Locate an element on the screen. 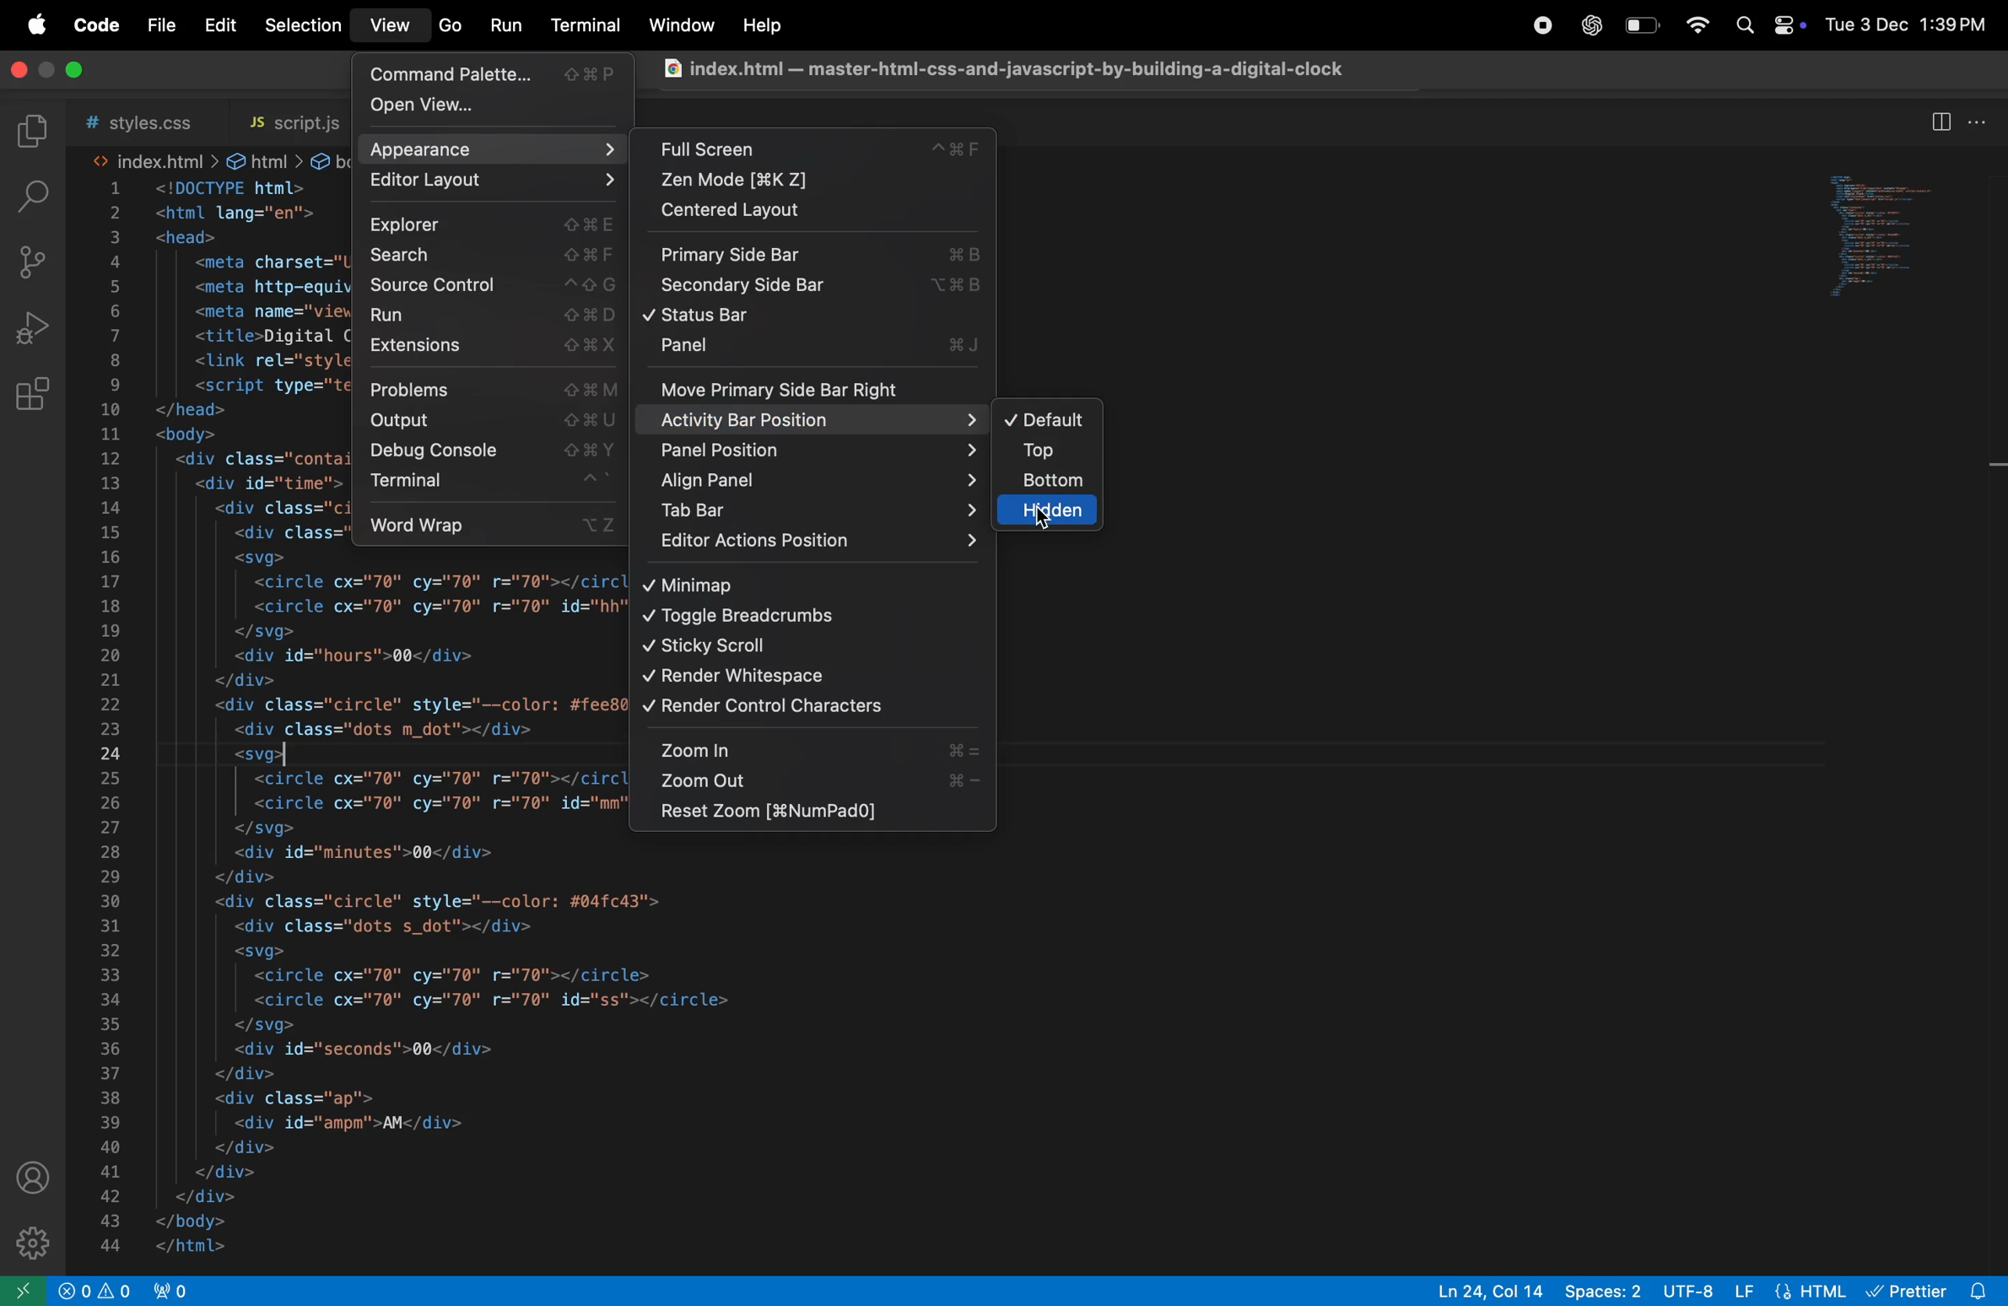 The height and width of the screenshot is (1306, 2008). html is located at coordinates (262, 159).